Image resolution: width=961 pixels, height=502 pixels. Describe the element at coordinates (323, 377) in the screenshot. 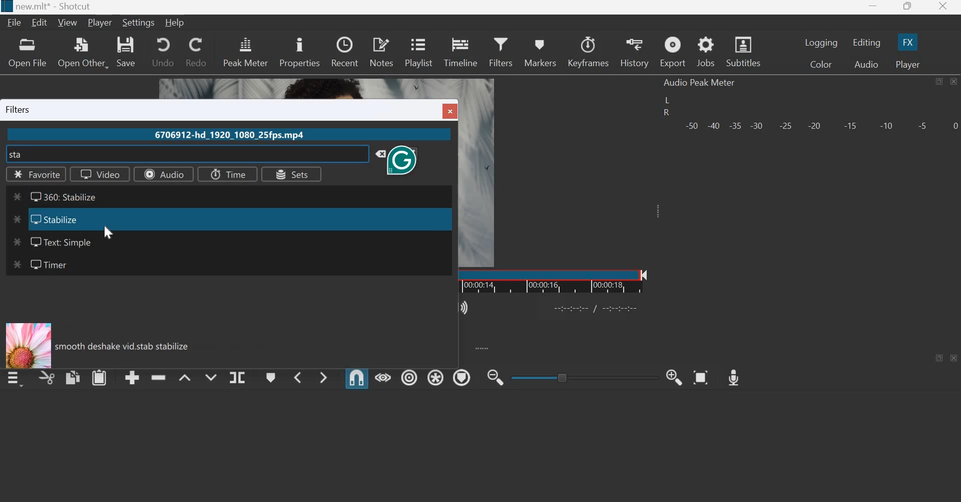

I see `Next Marker` at that location.